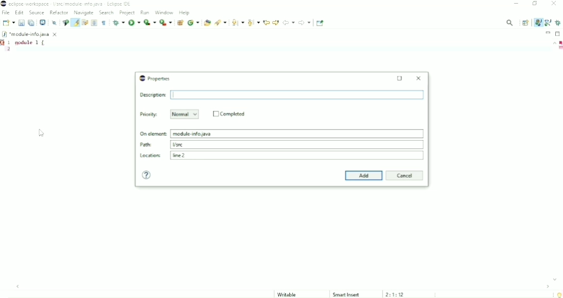  I want to click on Toggle word wrap, so click(85, 23).